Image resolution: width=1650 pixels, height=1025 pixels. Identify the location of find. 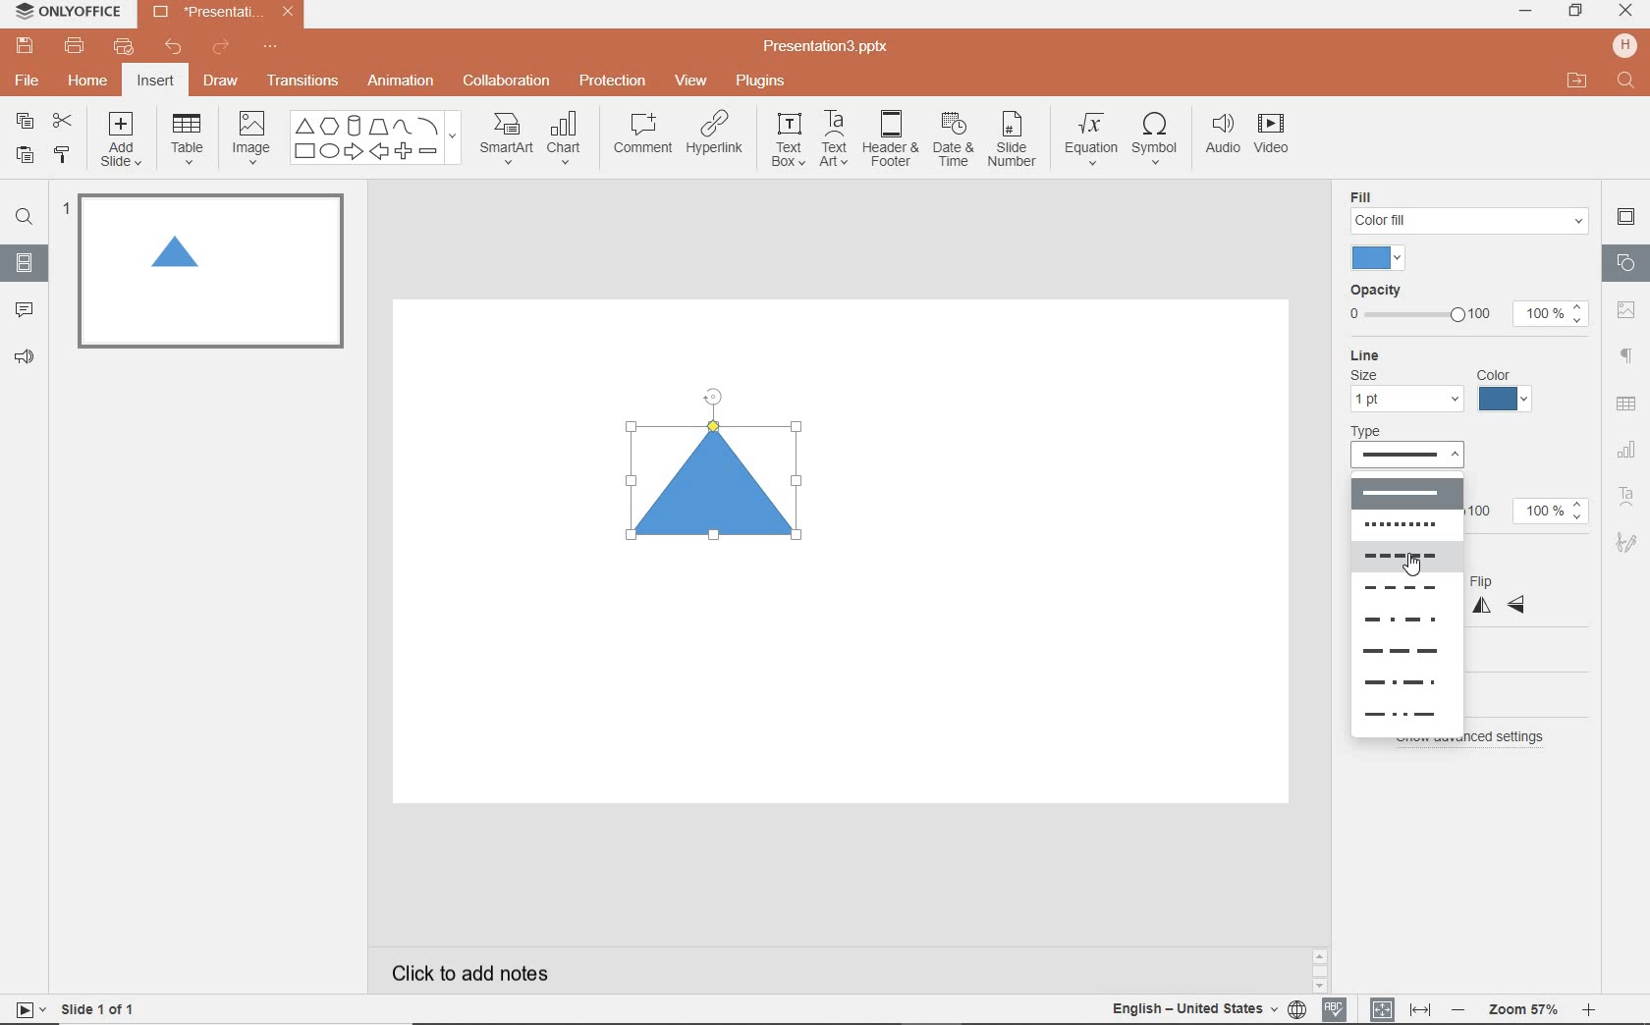
(1627, 82).